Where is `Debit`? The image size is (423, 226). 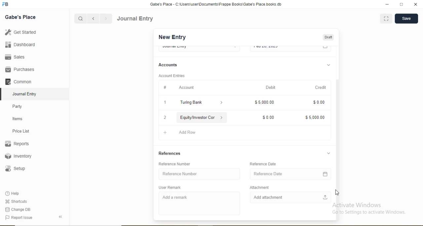
Debit is located at coordinates (271, 87).